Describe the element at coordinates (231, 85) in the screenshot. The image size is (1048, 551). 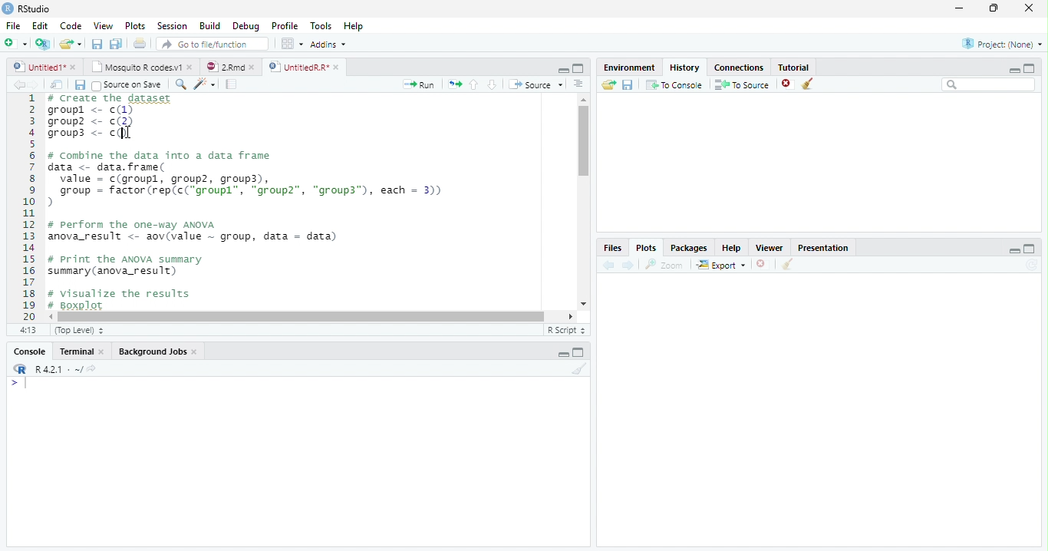
I see `Pages` at that location.